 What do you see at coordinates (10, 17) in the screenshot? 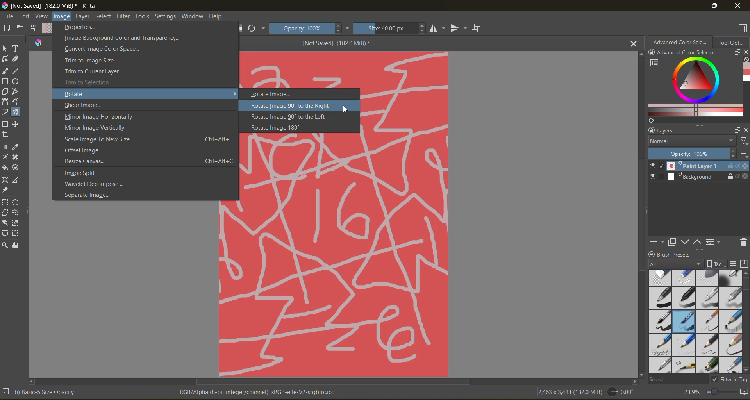
I see `file` at bounding box center [10, 17].